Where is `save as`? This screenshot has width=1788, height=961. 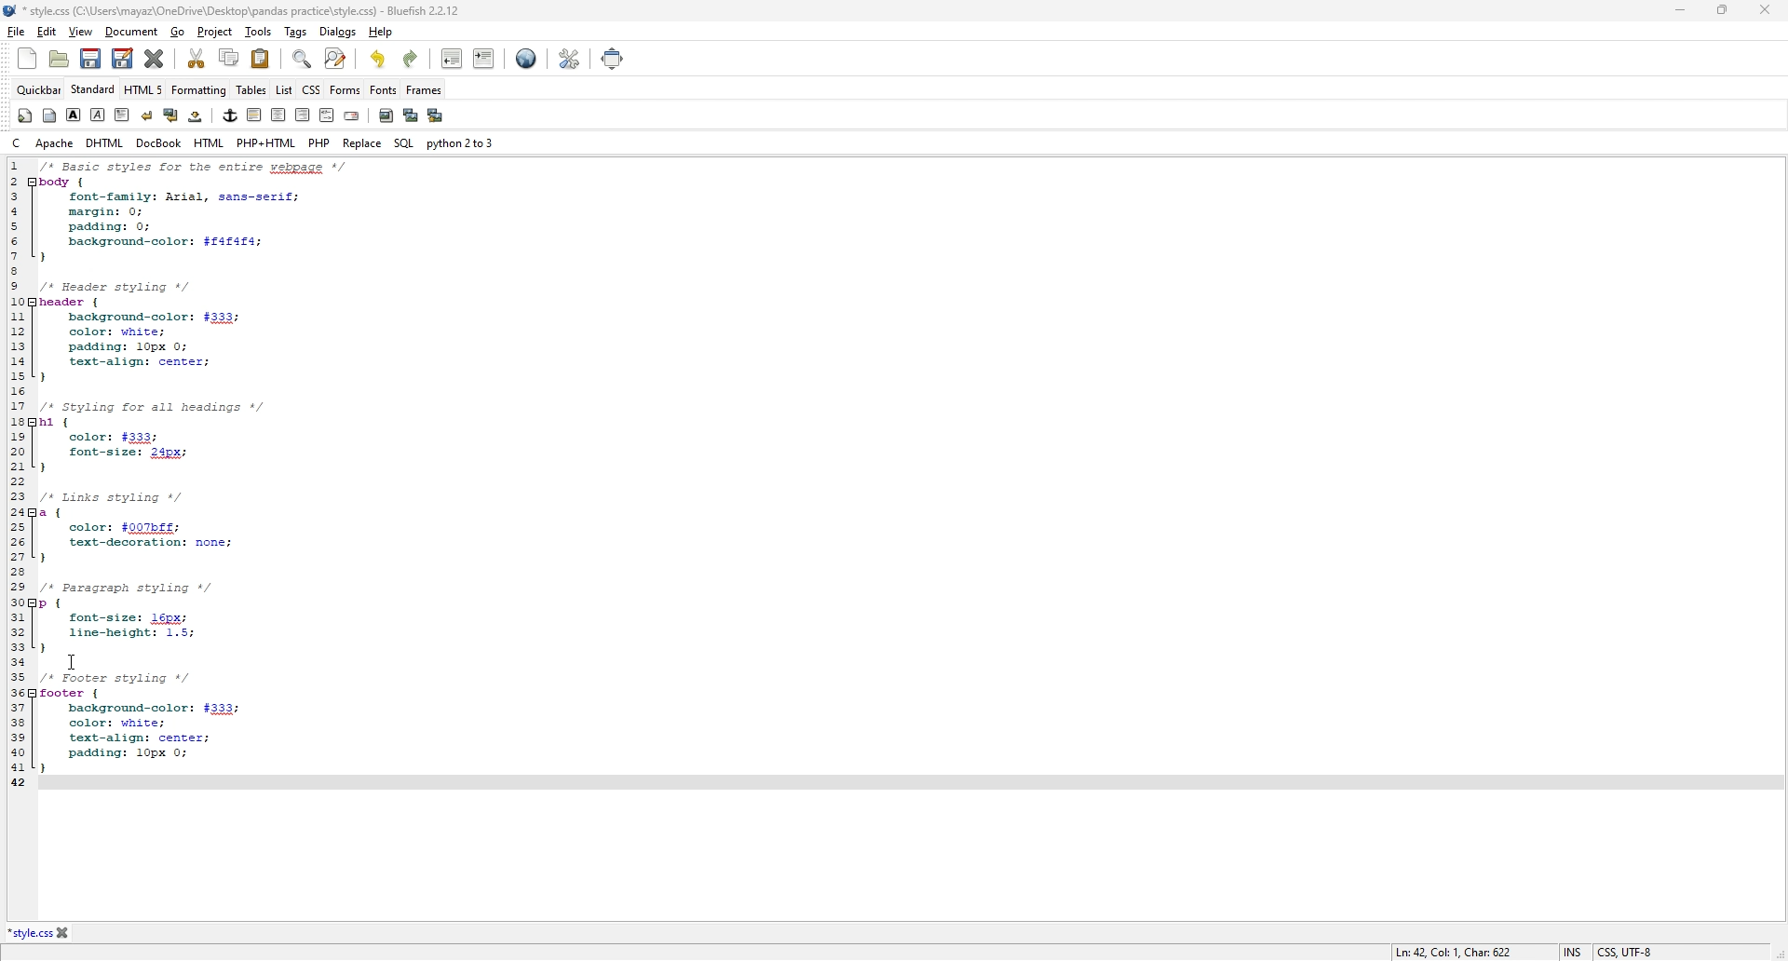
save as is located at coordinates (125, 60).